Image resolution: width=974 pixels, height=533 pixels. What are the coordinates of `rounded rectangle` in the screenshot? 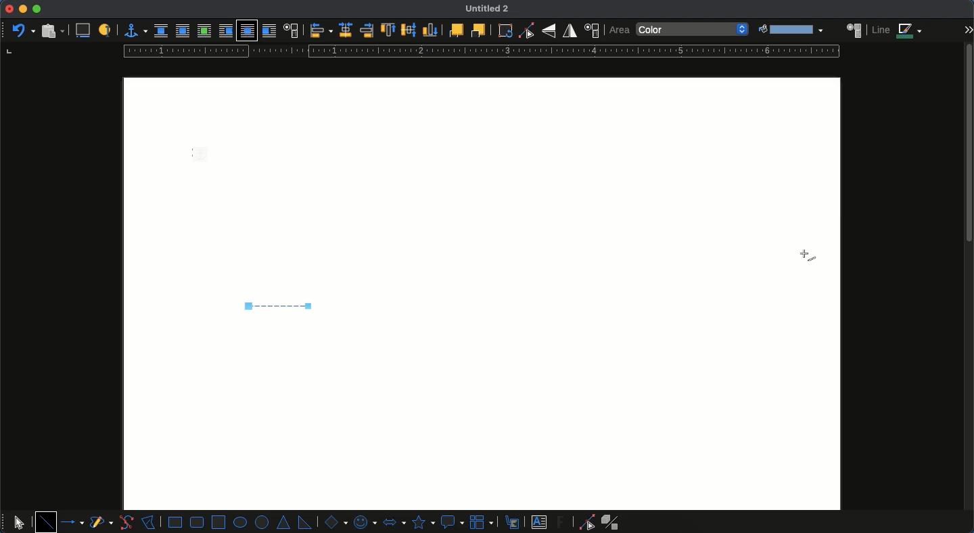 It's located at (198, 522).